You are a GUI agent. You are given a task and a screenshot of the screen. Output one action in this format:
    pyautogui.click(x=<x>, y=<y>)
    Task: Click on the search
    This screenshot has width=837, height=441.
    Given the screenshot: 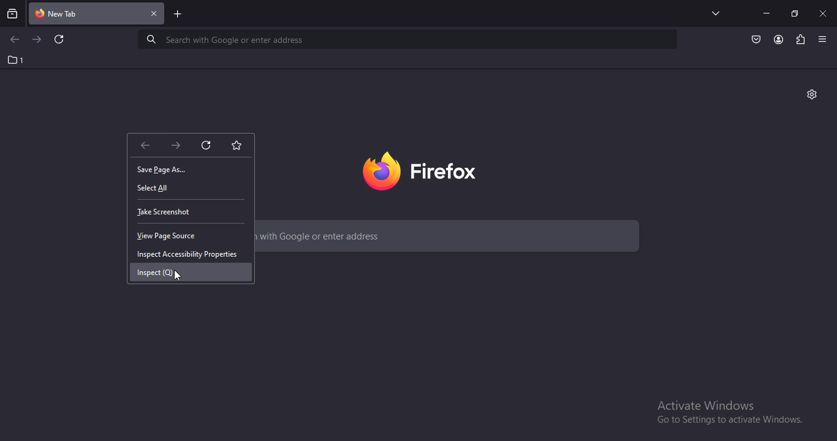 What is the action you would take?
    pyautogui.click(x=453, y=238)
    